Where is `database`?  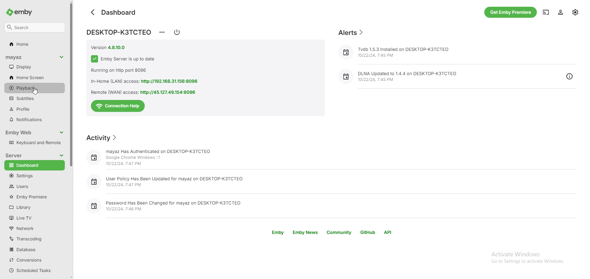
database is located at coordinates (34, 249).